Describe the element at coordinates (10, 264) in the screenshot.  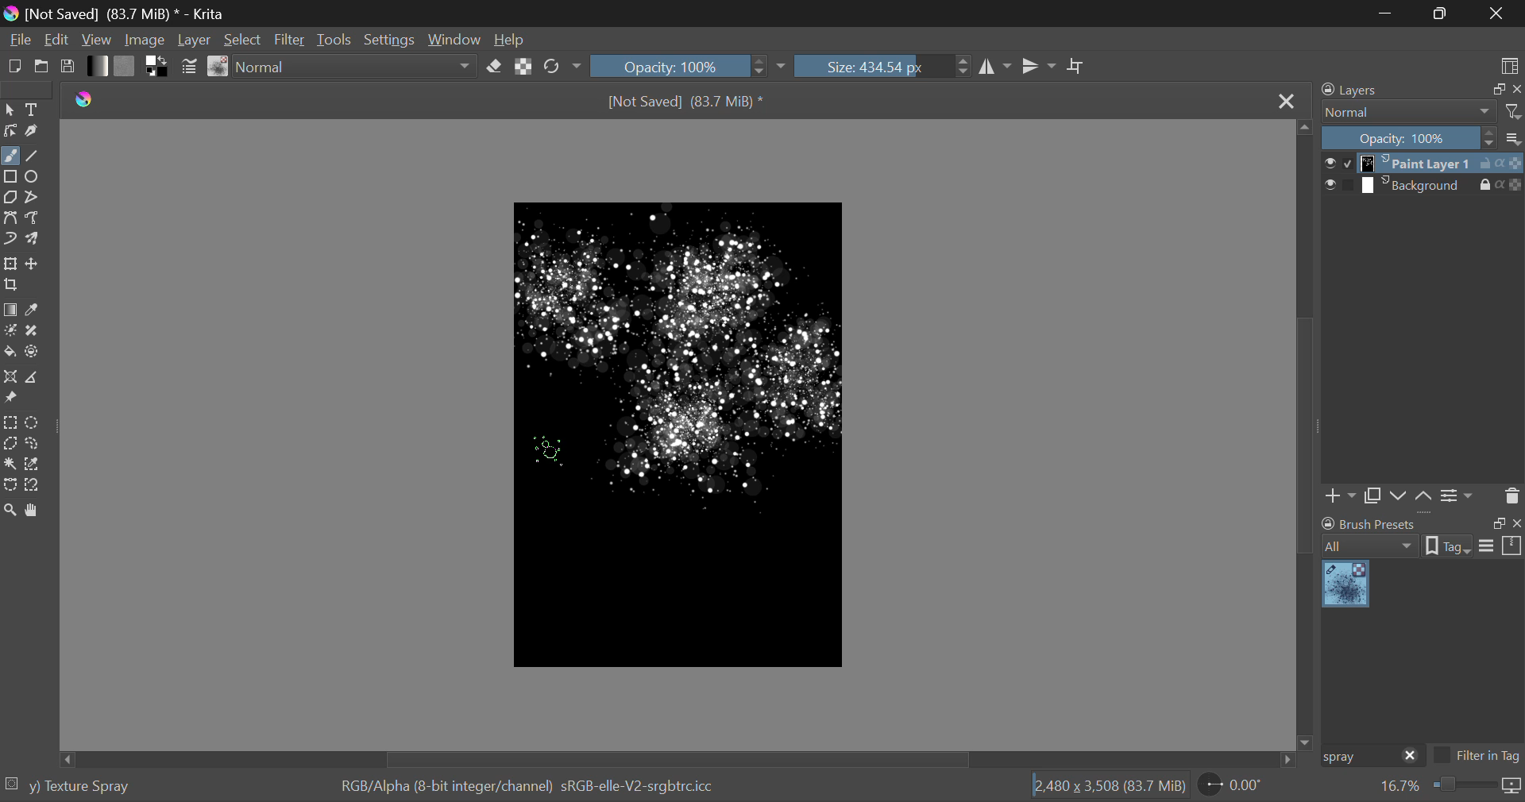
I see `Transform Layer` at that location.